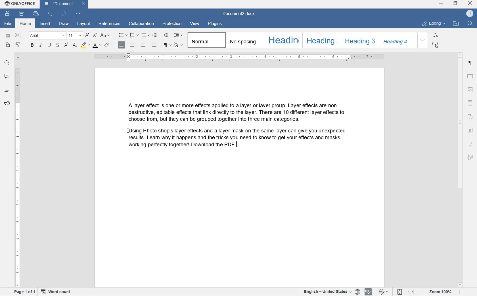 The image size is (477, 296). Describe the element at coordinates (470, 144) in the screenshot. I see `TEXT ART` at that location.